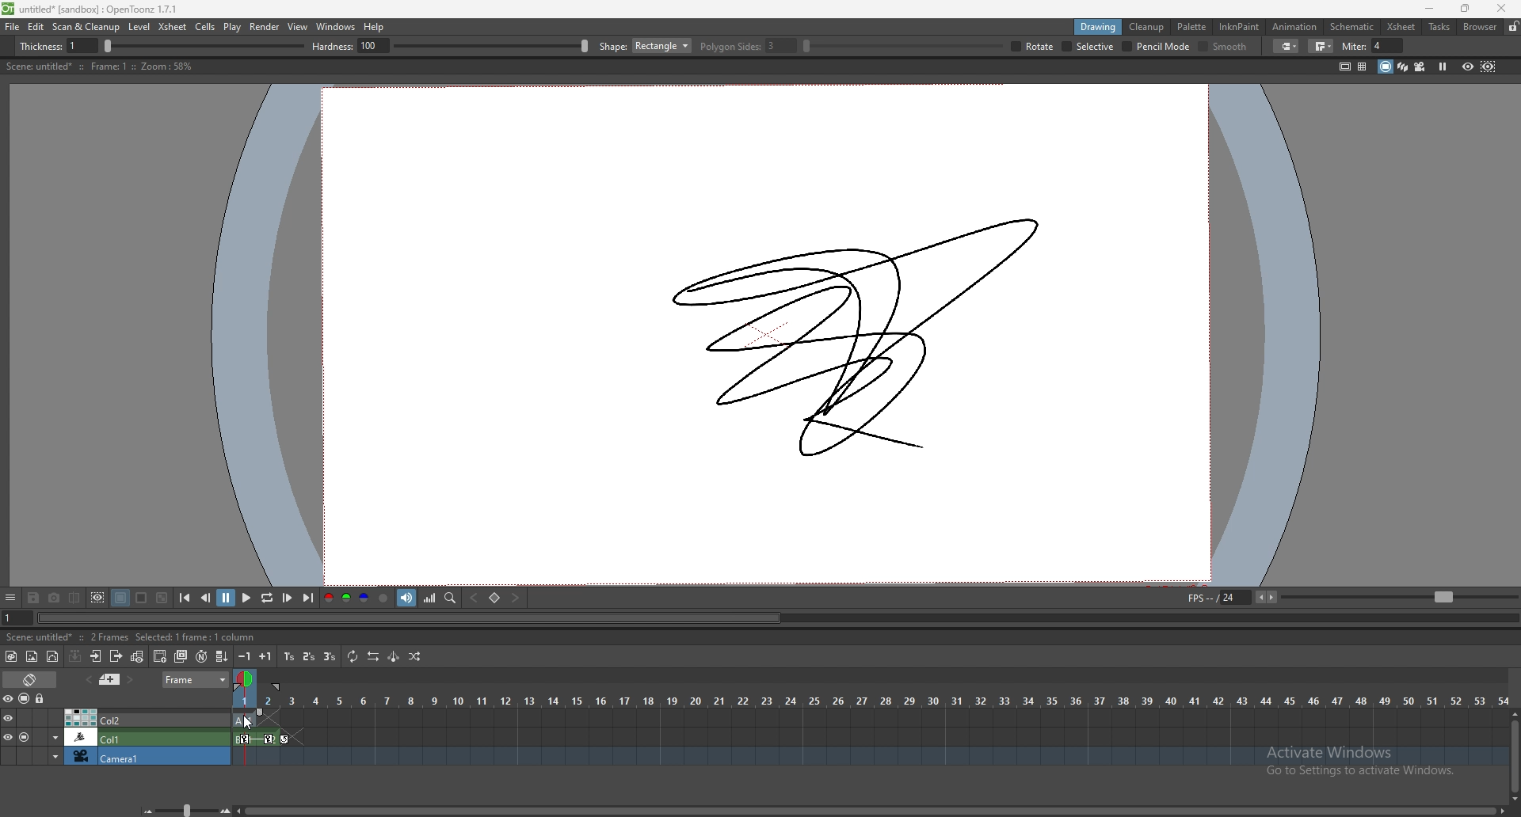 The width and height of the screenshot is (1521, 817). What do you see at coordinates (131, 636) in the screenshot?
I see `description` at bounding box center [131, 636].